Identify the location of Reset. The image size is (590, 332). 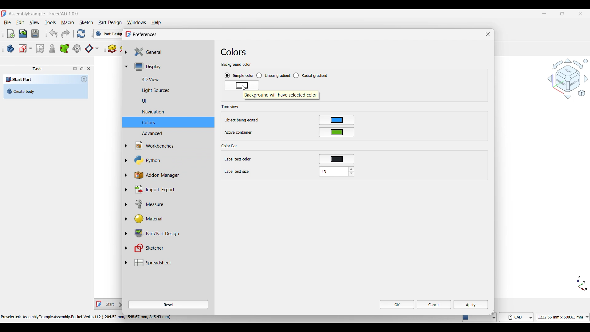
(168, 305).